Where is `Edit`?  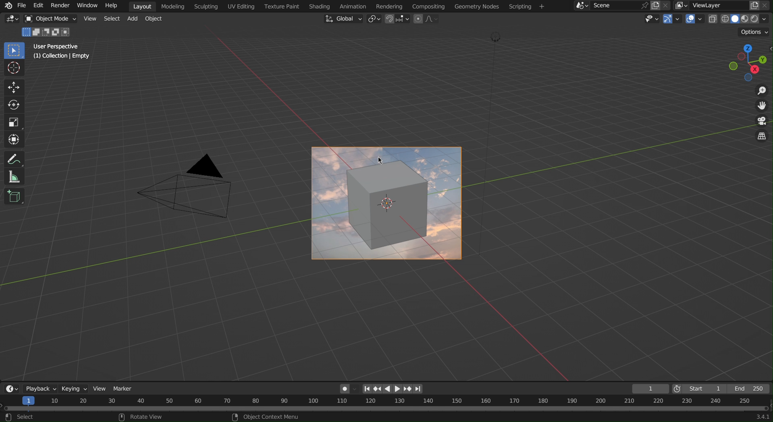
Edit is located at coordinates (39, 5).